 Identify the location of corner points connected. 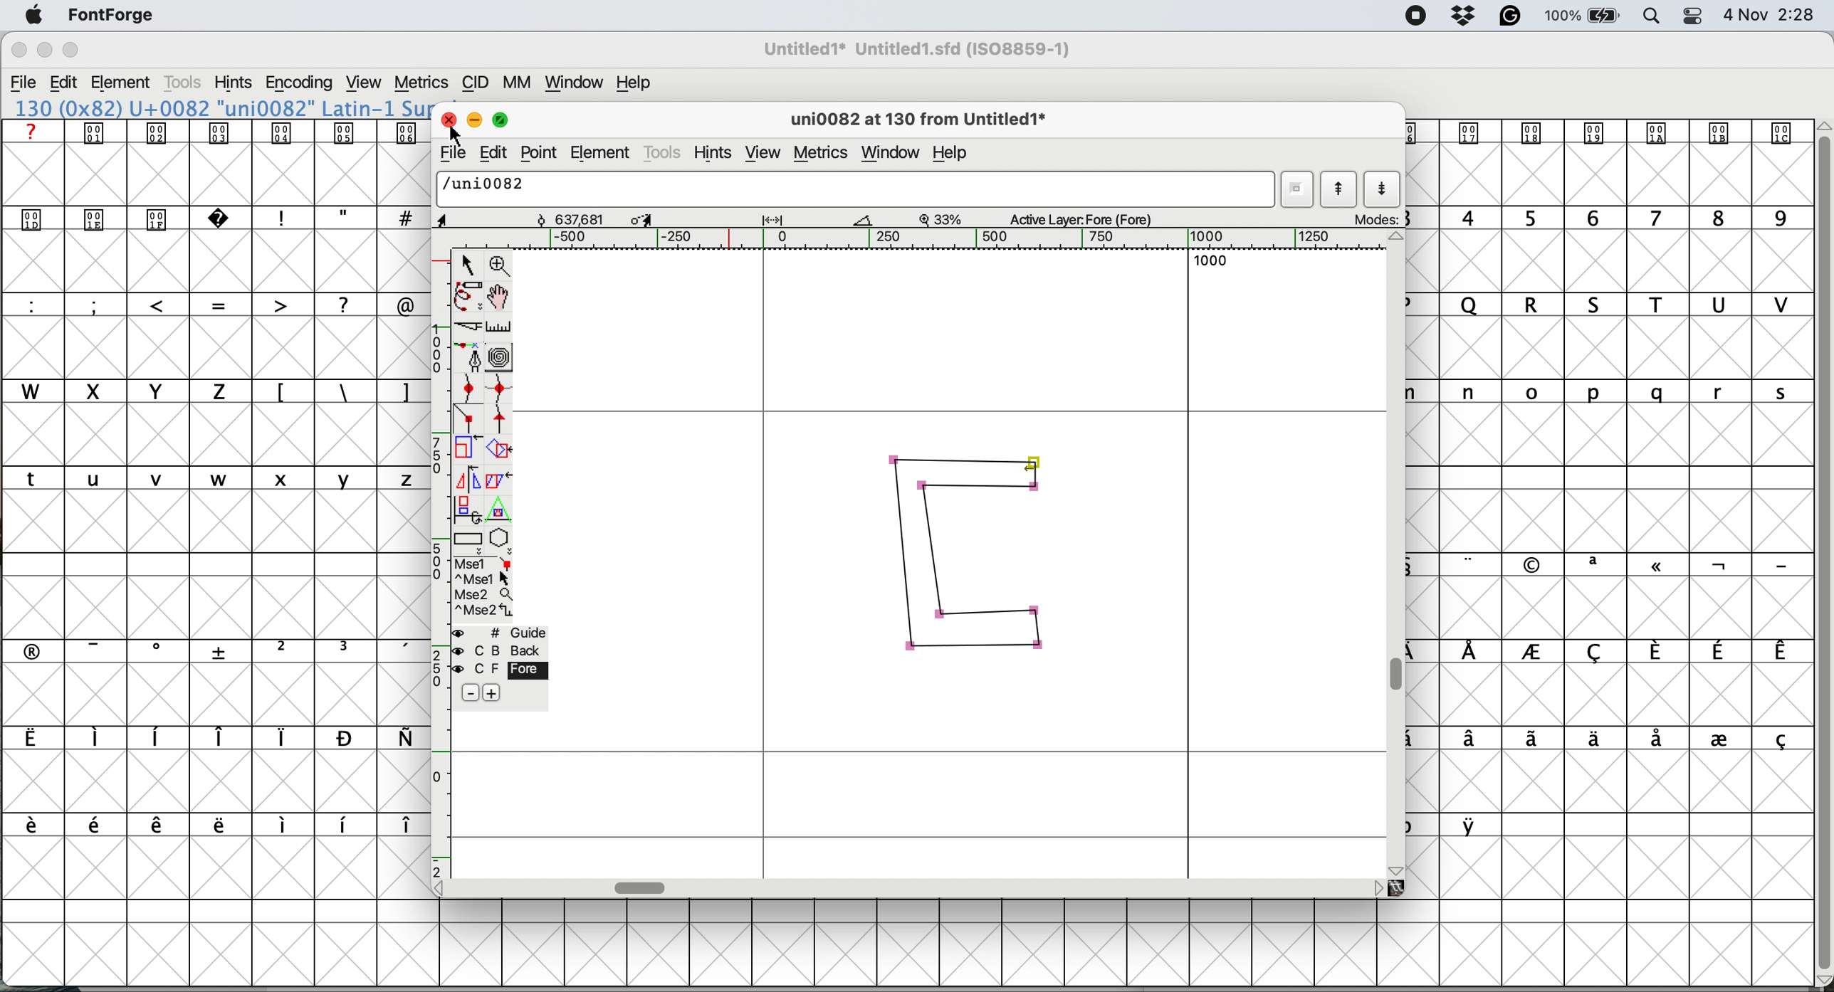
(966, 648).